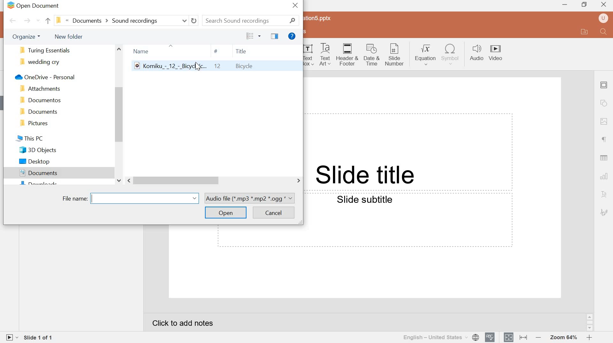 Image resolution: width=613 pixels, height=343 pixels. What do you see at coordinates (590, 322) in the screenshot?
I see `scrollbar` at bounding box center [590, 322].